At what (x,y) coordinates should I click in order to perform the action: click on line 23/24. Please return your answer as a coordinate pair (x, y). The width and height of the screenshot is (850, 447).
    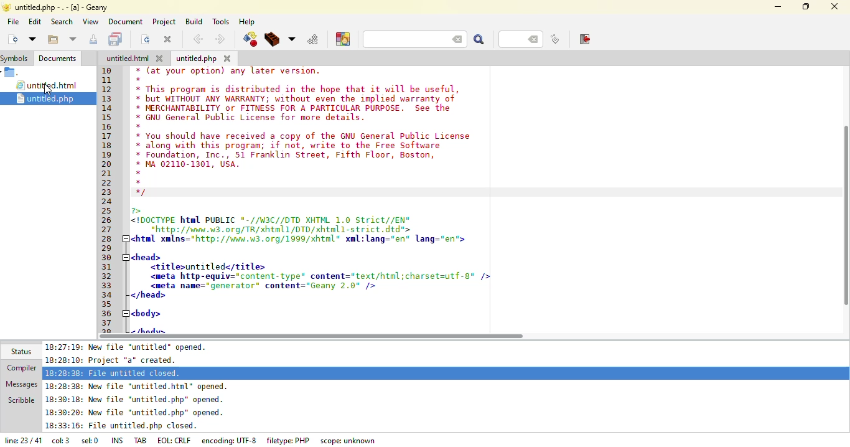
    Looking at the image, I should click on (21, 441).